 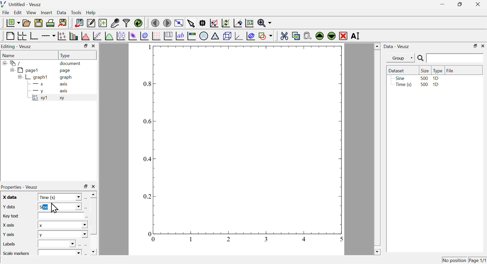 I want to click on time(s), so click(x=403, y=85).